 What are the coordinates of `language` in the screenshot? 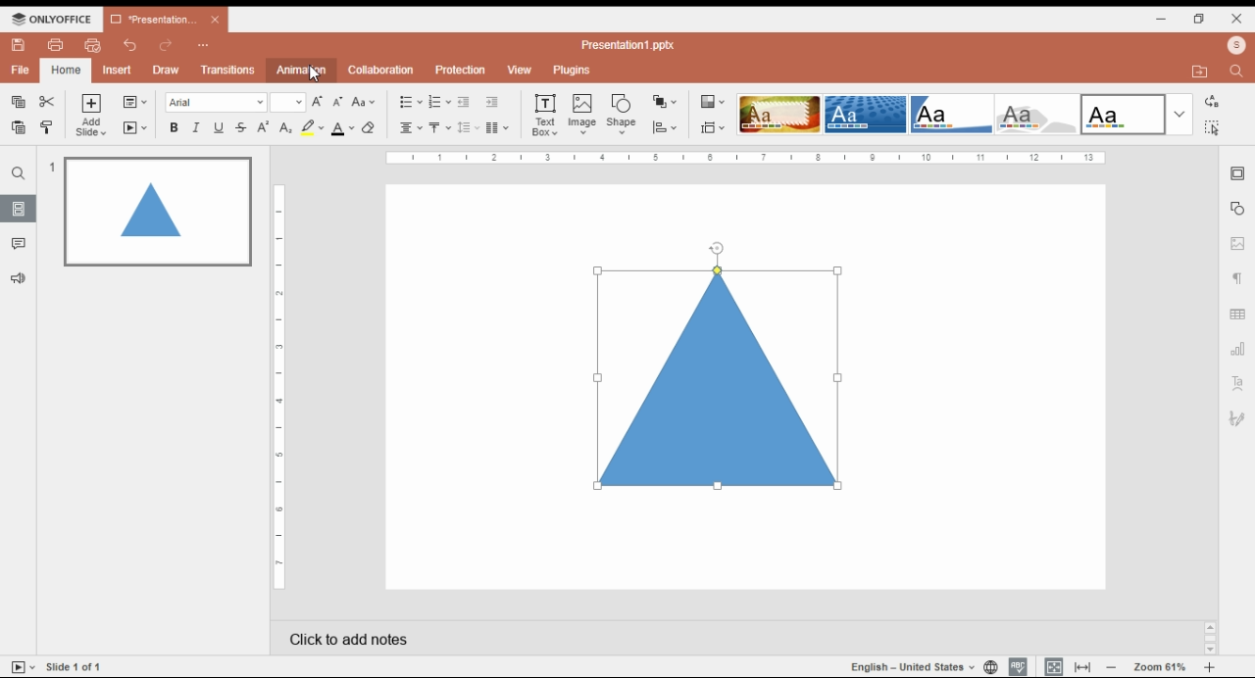 It's located at (915, 665).